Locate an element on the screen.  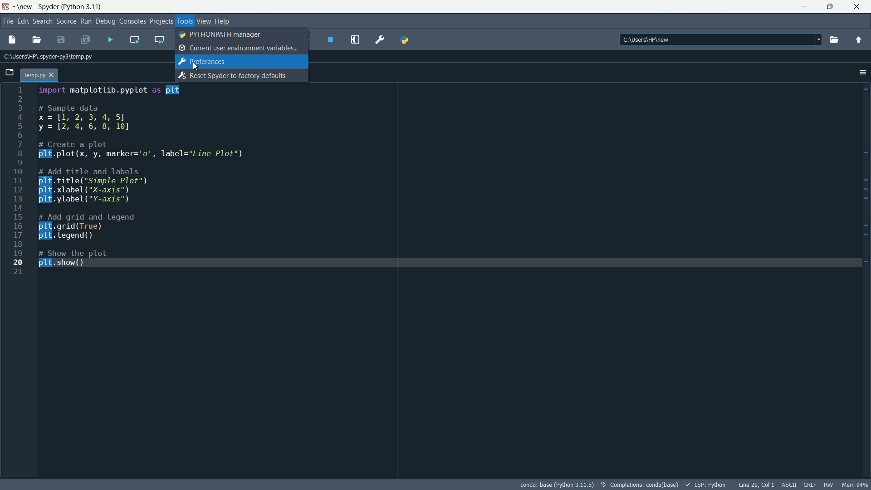
current user environmental variables is located at coordinates (239, 48).